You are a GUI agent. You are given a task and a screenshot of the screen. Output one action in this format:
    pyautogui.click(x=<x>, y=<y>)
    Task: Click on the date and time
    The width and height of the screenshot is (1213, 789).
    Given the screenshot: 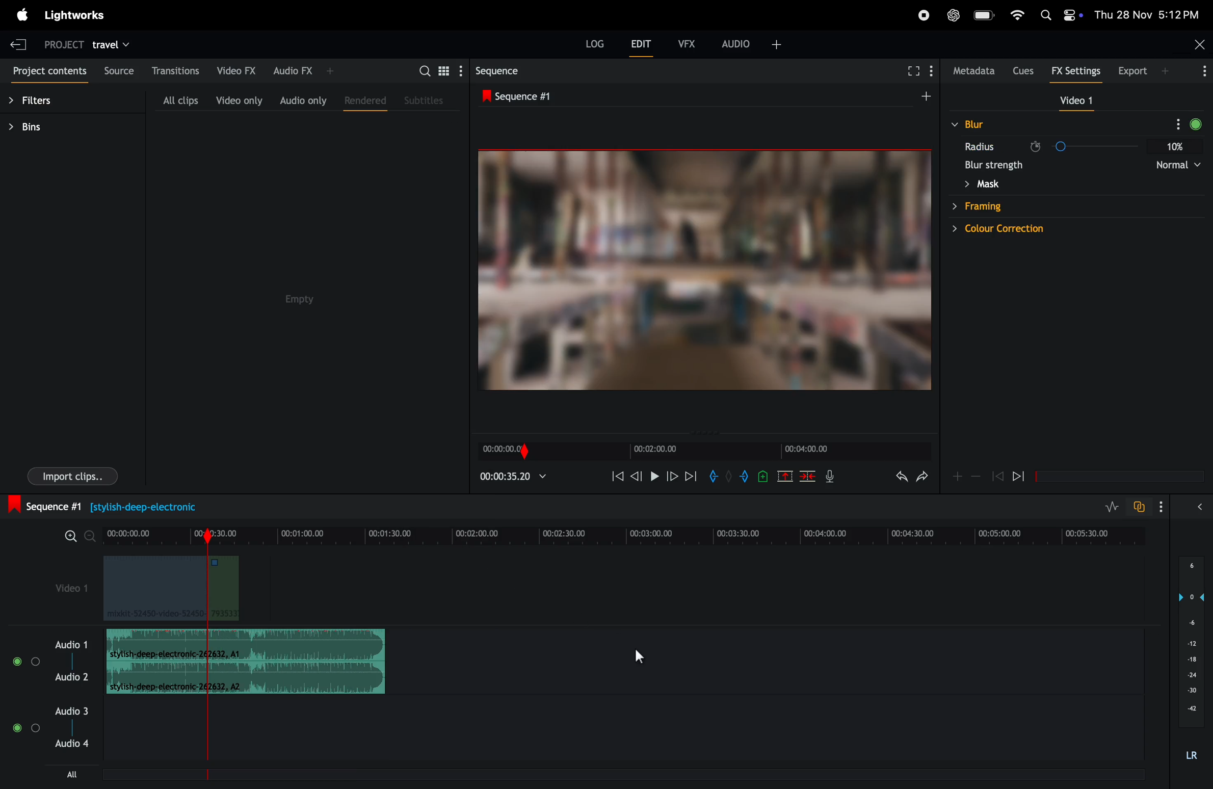 What is the action you would take?
    pyautogui.click(x=1147, y=14)
    